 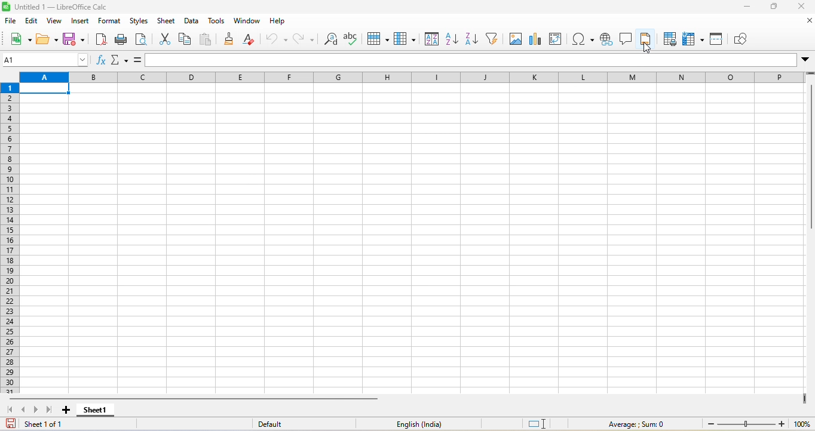 I want to click on title, so click(x=63, y=8).